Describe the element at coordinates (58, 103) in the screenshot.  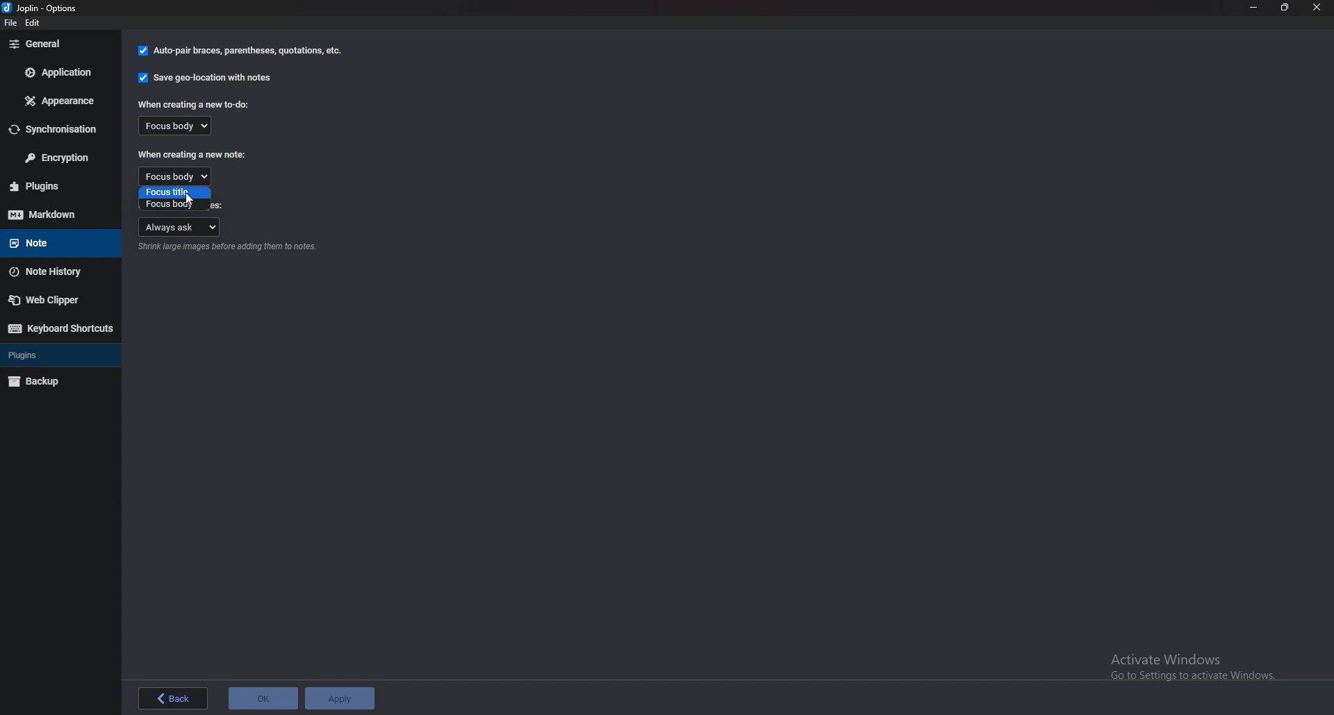
I see `Appearance` at that location.